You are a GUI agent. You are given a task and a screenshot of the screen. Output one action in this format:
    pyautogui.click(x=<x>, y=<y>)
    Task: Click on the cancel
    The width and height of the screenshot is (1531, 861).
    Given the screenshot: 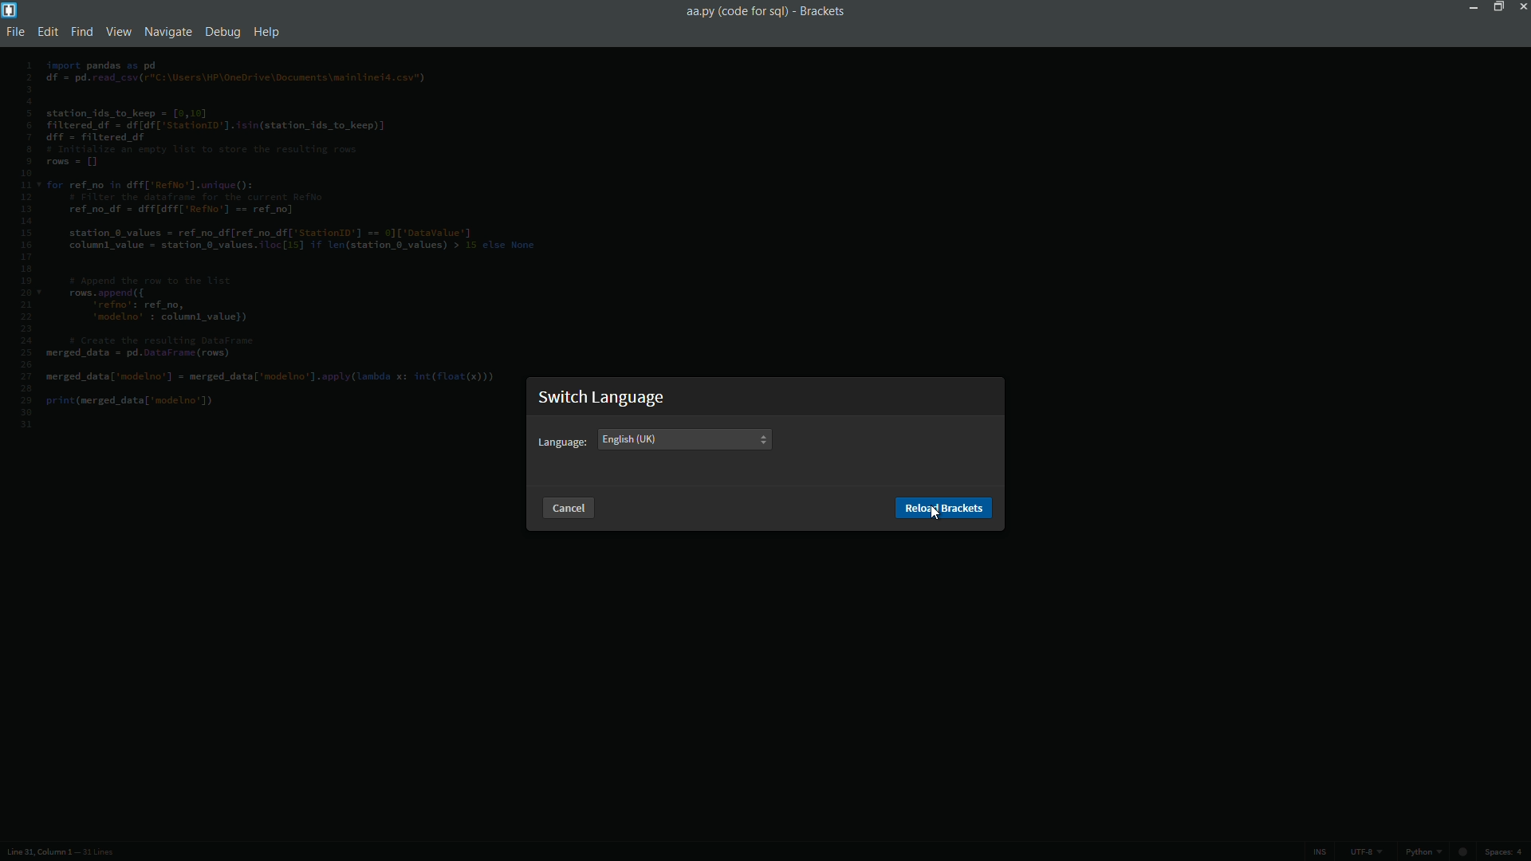 What is the action you would take?
    pyautogui.click(x=565, y=507)
    